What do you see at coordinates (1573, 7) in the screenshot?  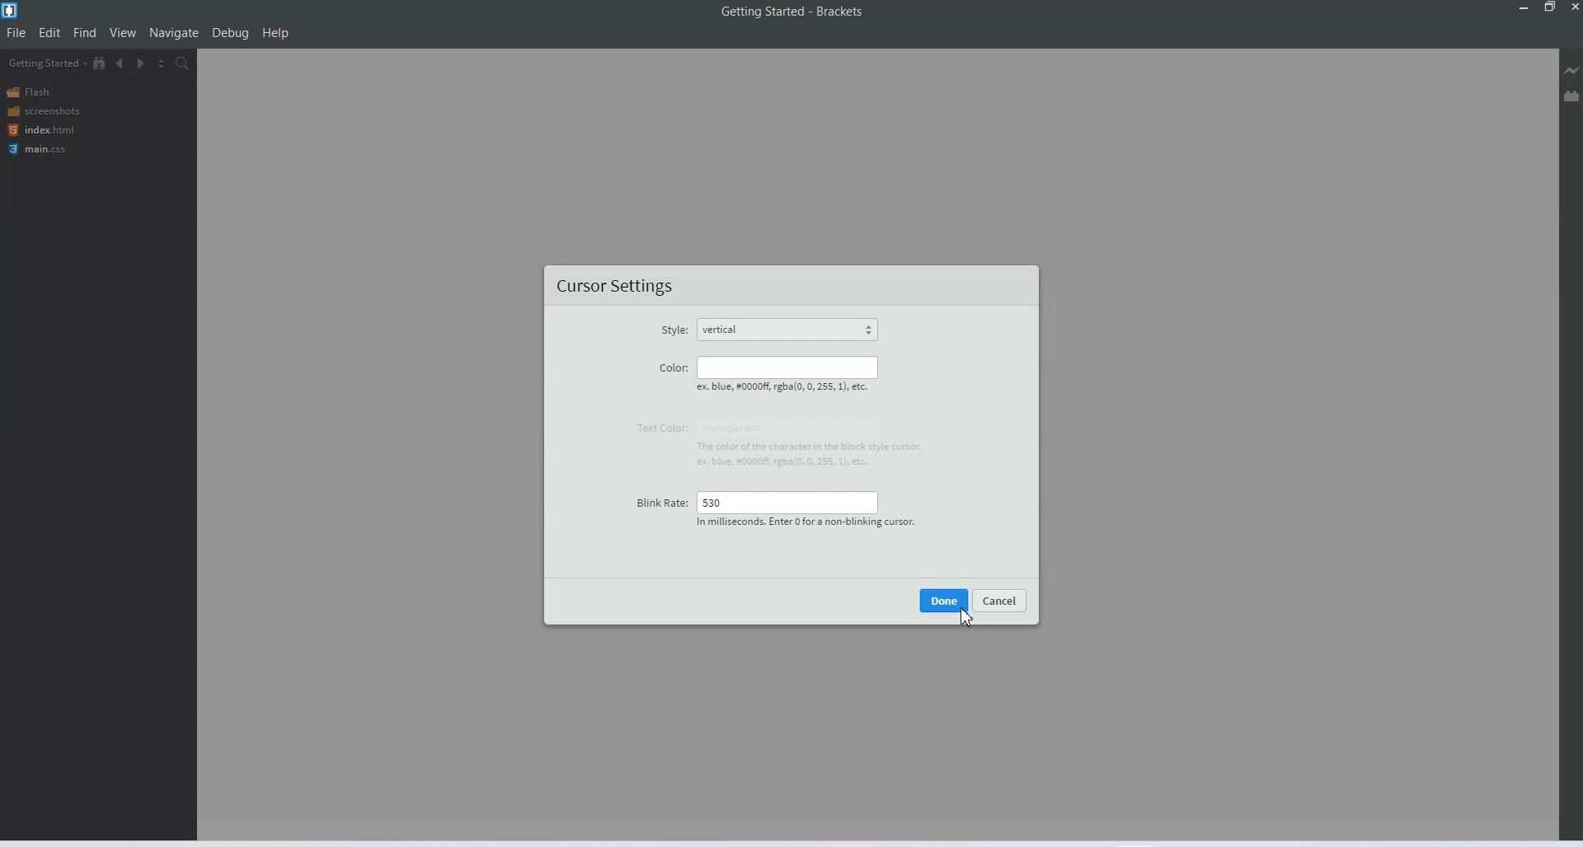 I see `Close` at bounding box center [1573, 7].